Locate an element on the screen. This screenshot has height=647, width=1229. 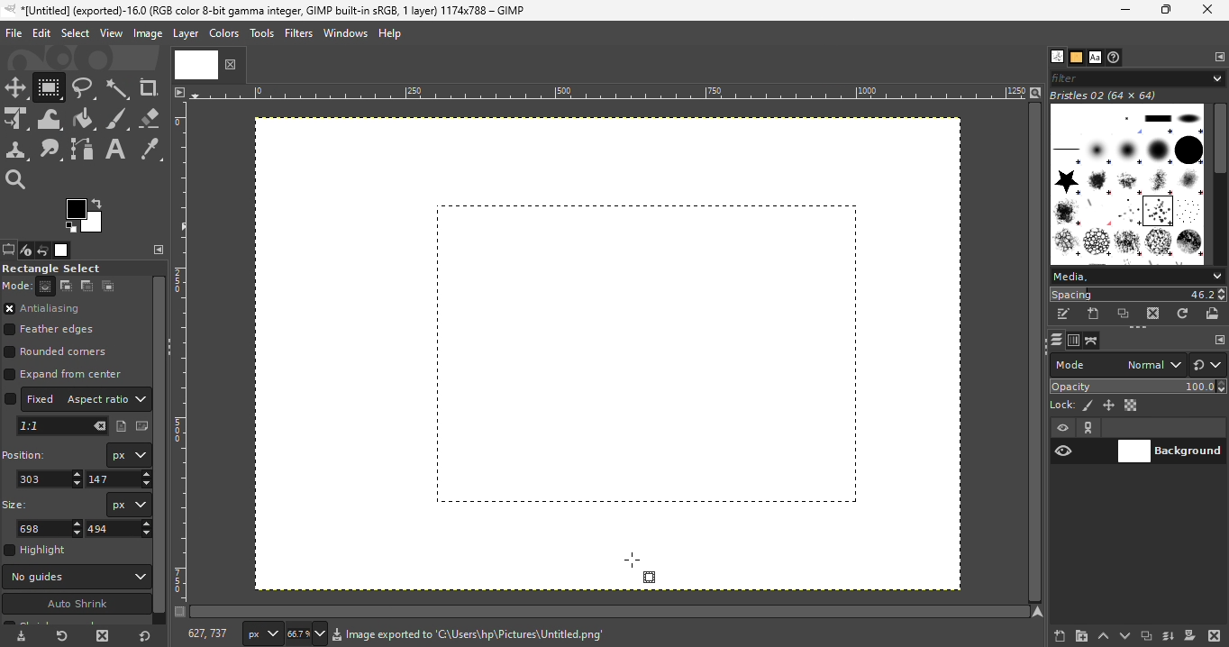
cratee a new layer group is located at coordinates (1080, 635).